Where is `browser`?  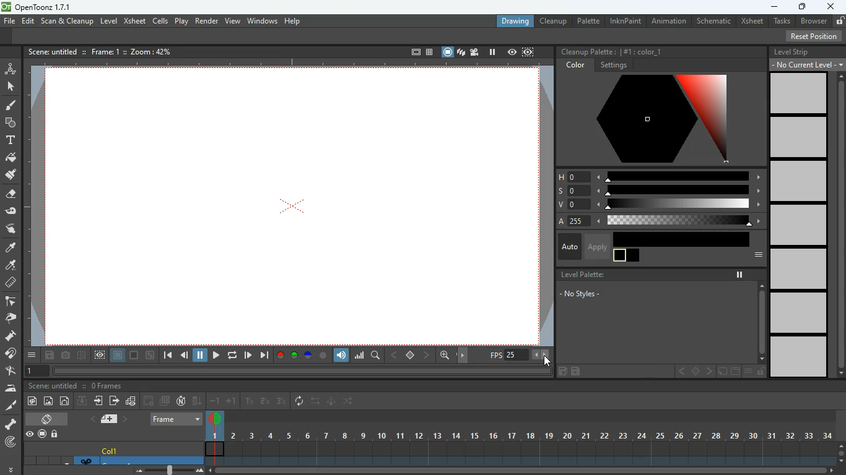 browser is located at coordinates (814, 22).